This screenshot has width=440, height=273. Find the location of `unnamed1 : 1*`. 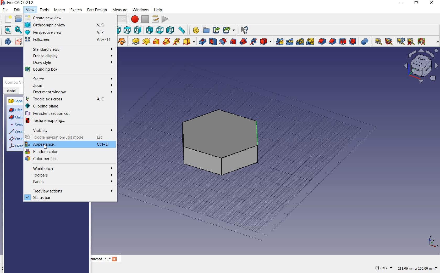

unnamed1 : 1* is located at coordinates (100, 259).